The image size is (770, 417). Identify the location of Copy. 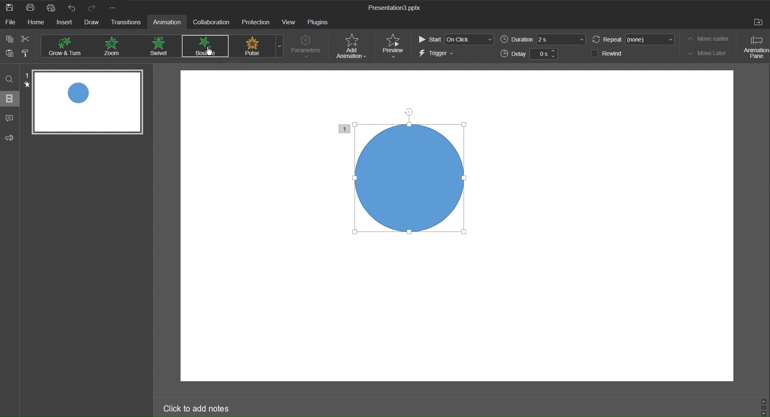
(9, 38).